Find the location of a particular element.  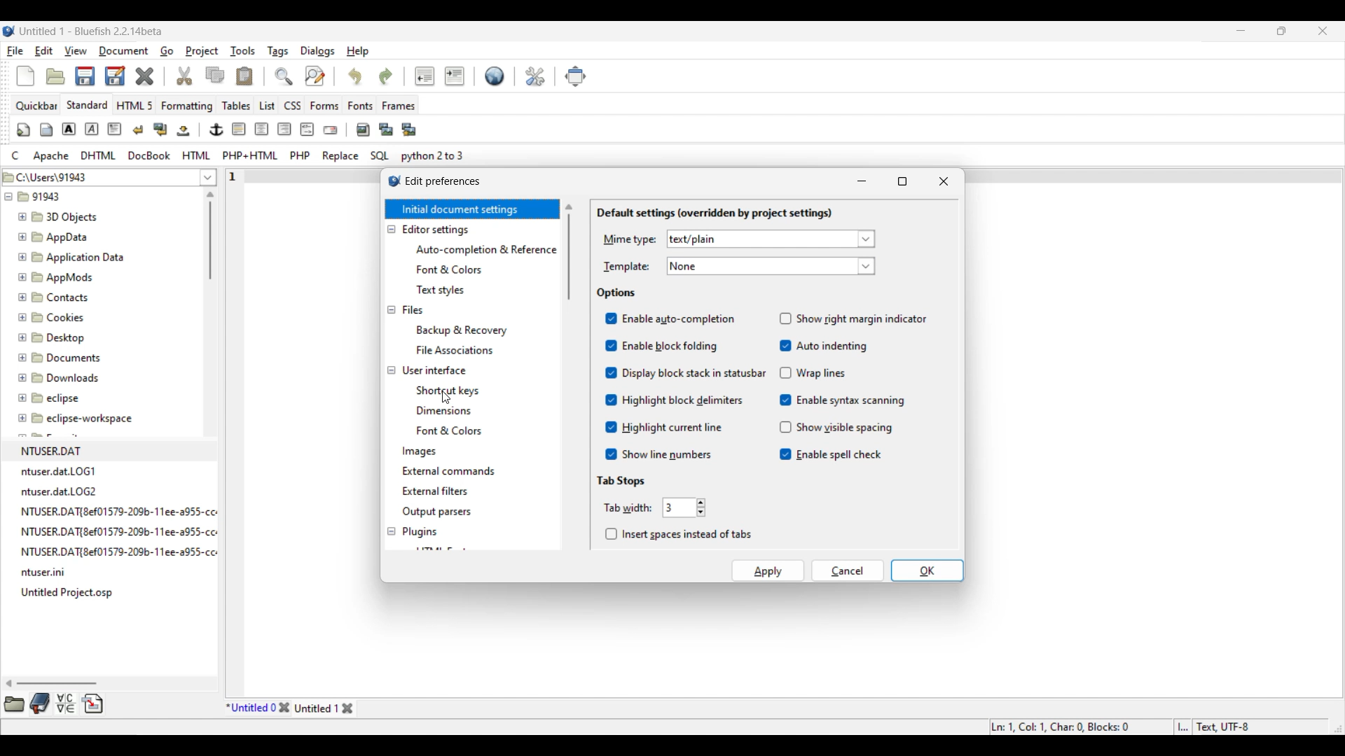

NTUSER.DAT{8ef01579-209b-11ee-a955-ccs is located at coordinates (129, 552).